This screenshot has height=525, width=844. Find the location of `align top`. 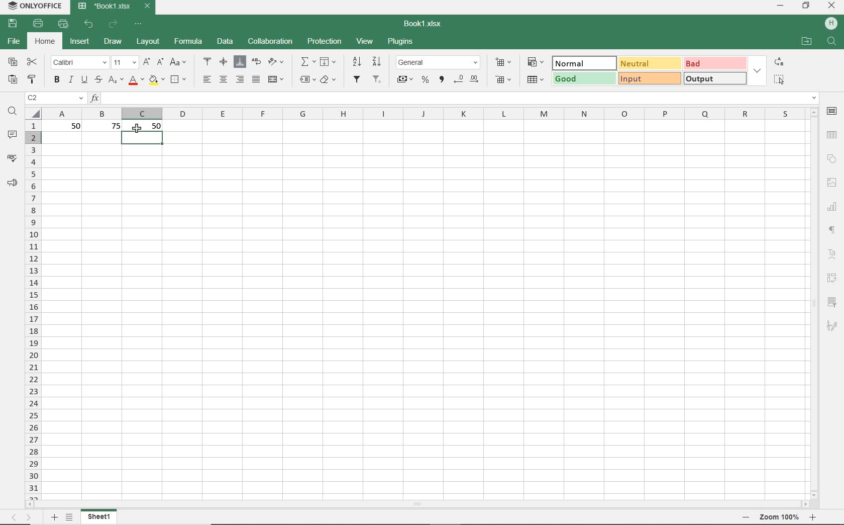

align top is located at coordinates (207, 60).